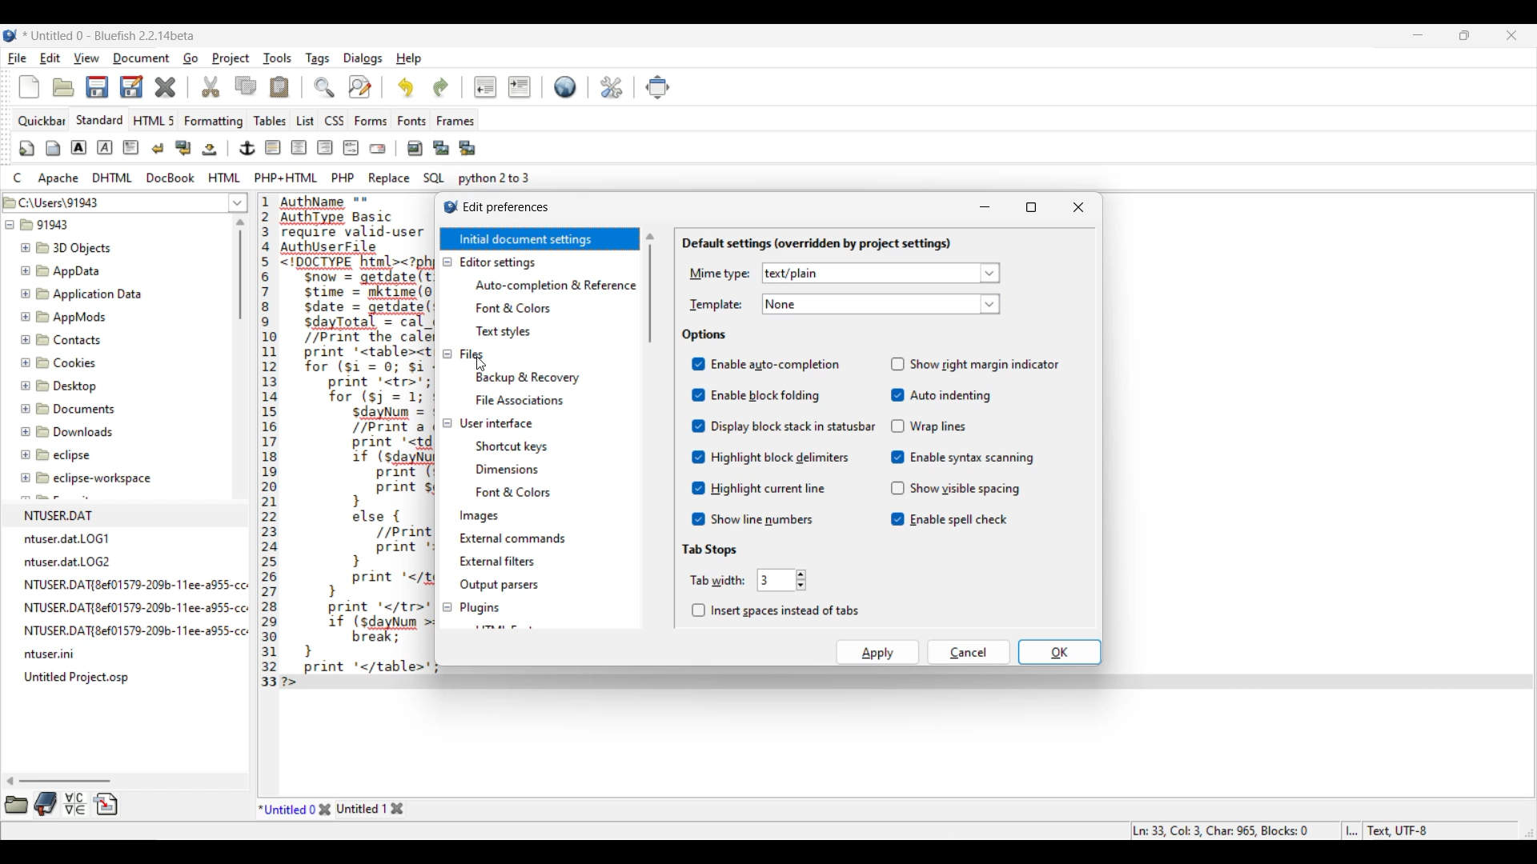 The height and width of the screenshot is (864, 1537). Describe the element at coordinates (565, 86) in the screenshot. I see `Default settings` at that location.